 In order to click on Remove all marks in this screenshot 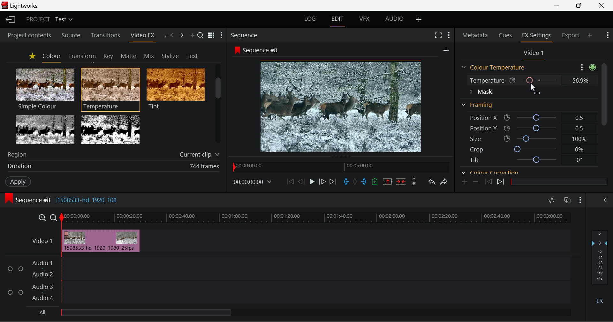, I will do `click(355, 182)`.